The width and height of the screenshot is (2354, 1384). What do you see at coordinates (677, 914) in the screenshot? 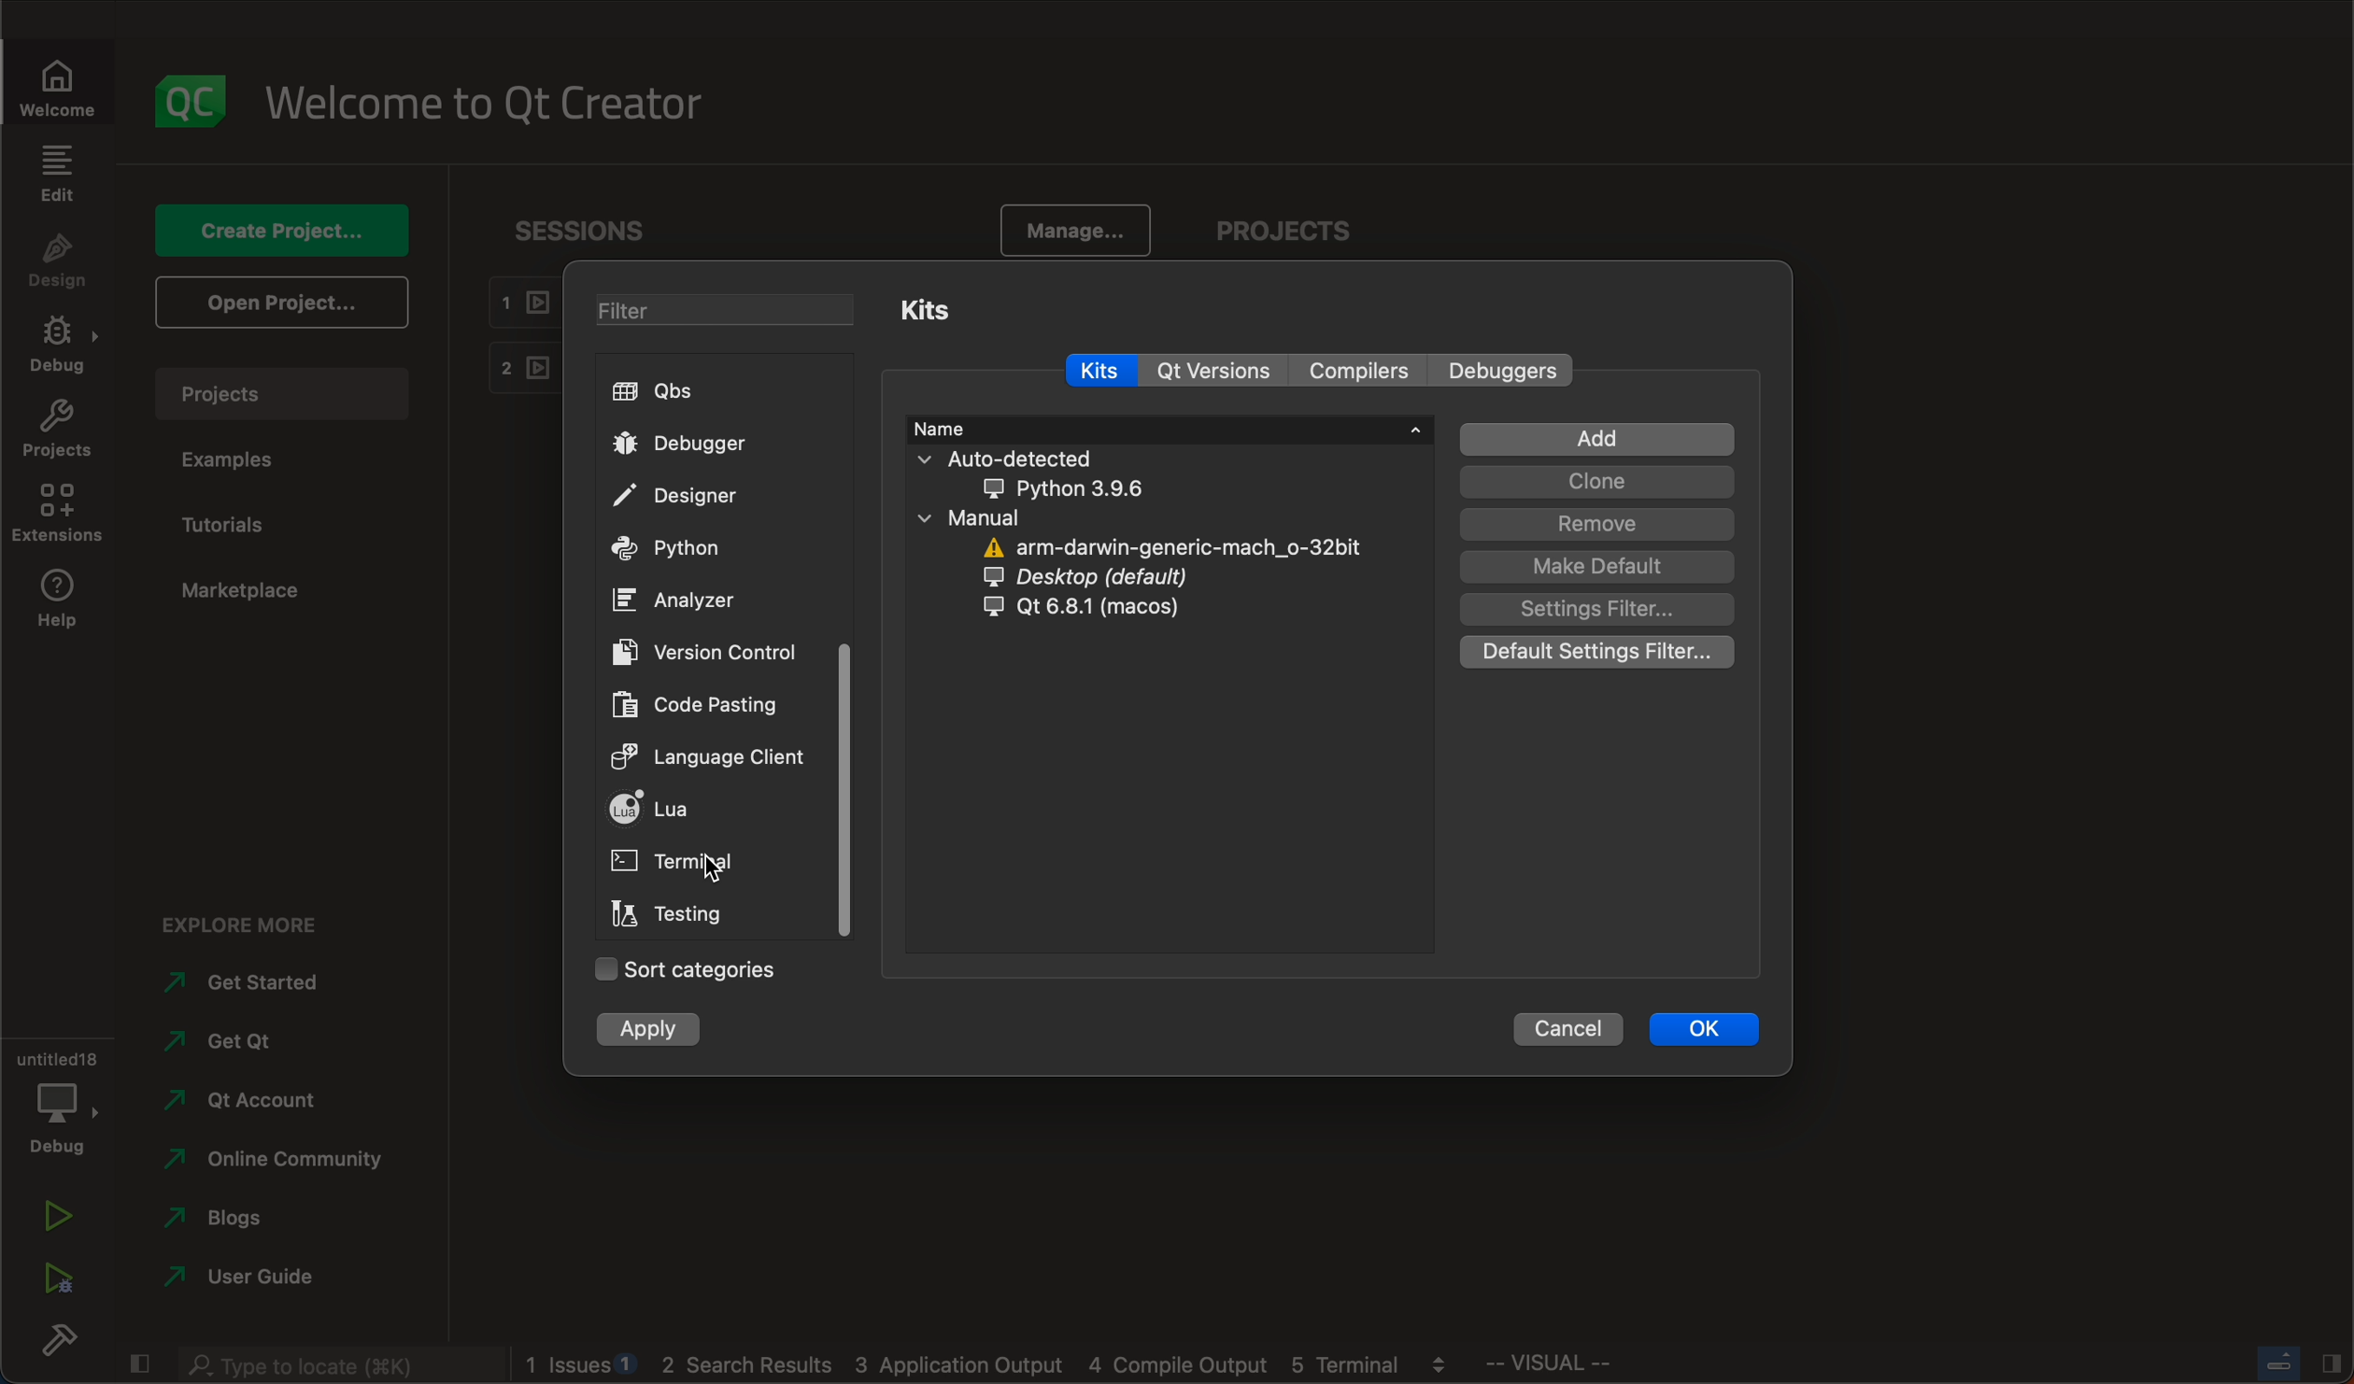
I see `testing` at bounding box center [677, 914].